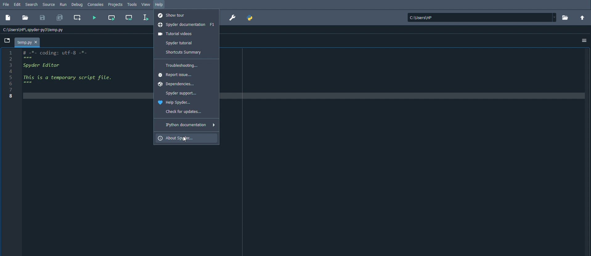 The image size is (591, 256). What do you see at coordinates (180, 65) in the screenshot?
I see `Troubleshooting` at bounding box center [180, 65].